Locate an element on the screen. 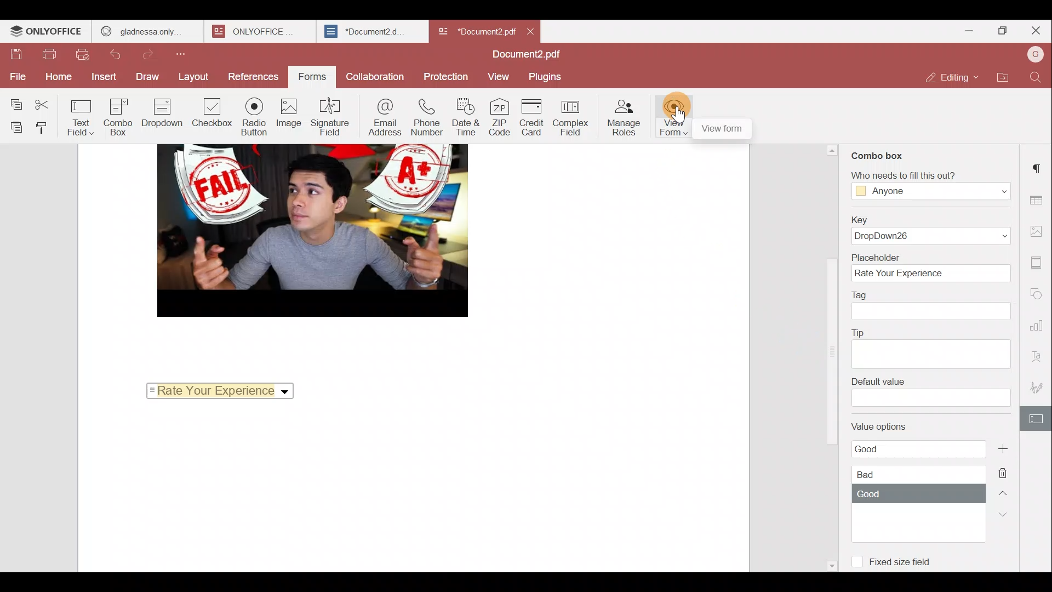 The height and width of the screenshot is (592, 1052). Key is located at coordinates (930, 229).